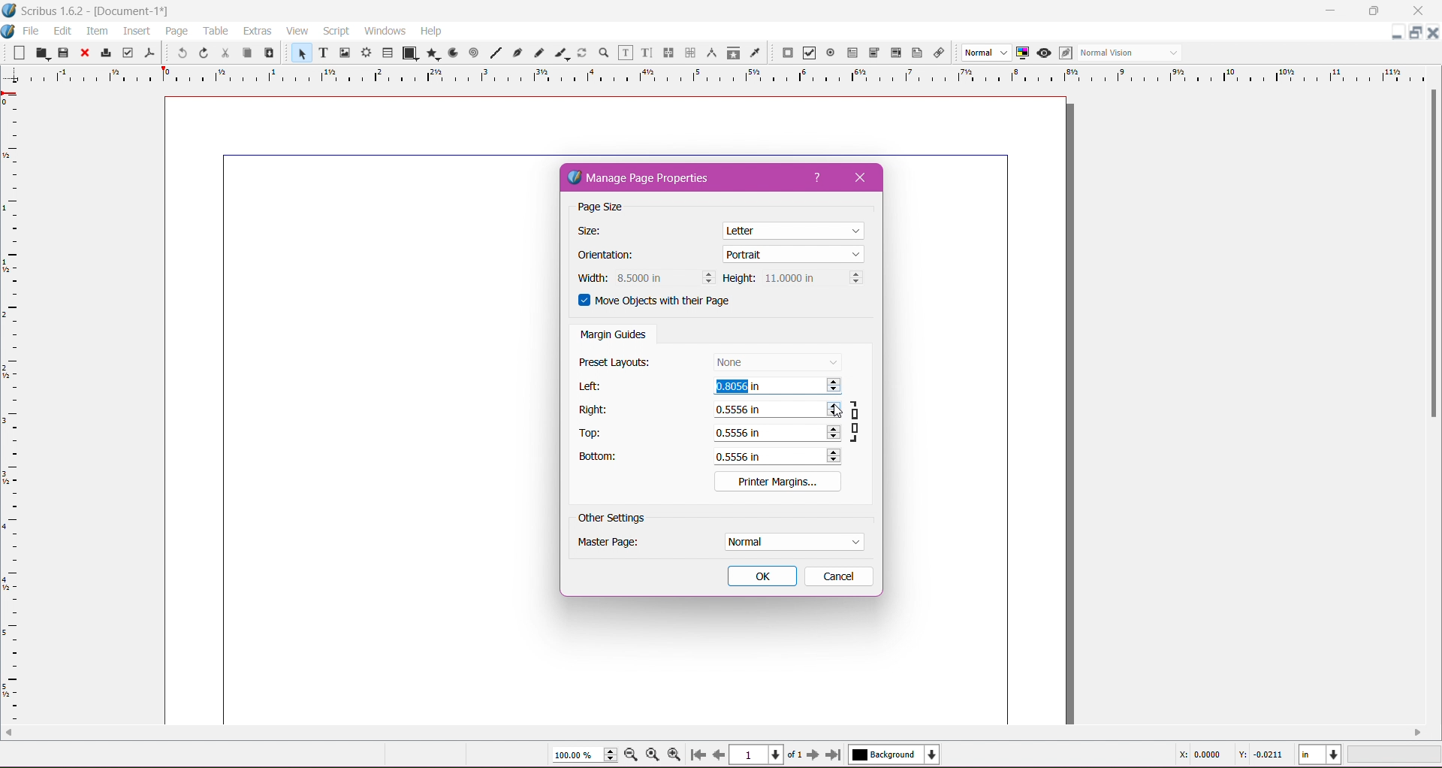  I want to click on Select the visual appearance of the display, so click(1133, 53).